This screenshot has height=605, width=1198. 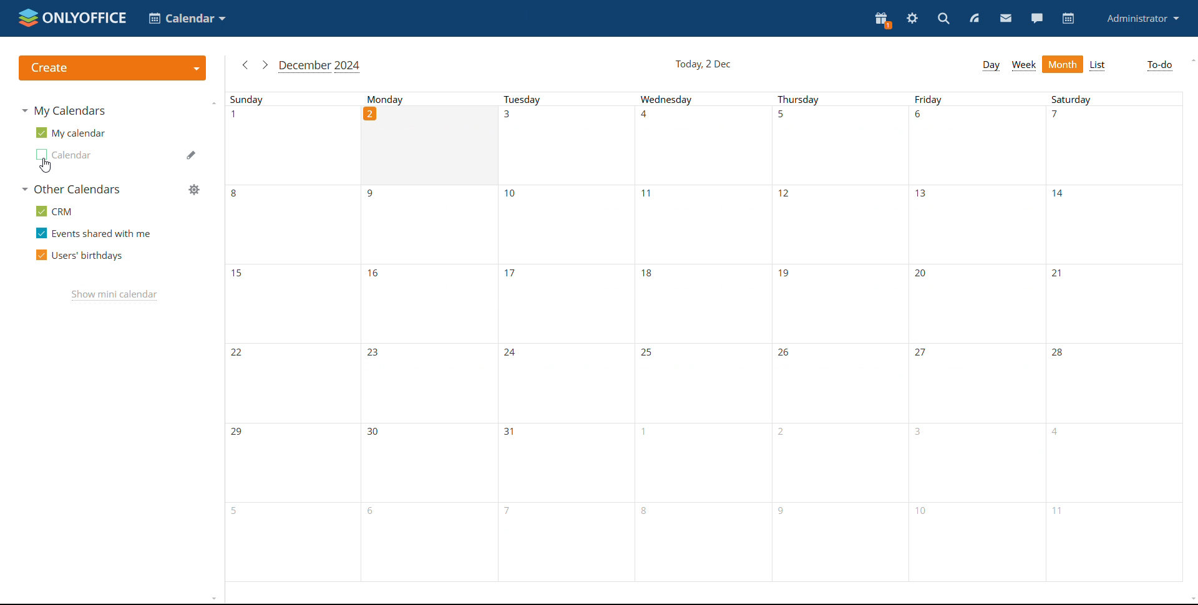 I want to click on edit, so click(x=190, y=154).